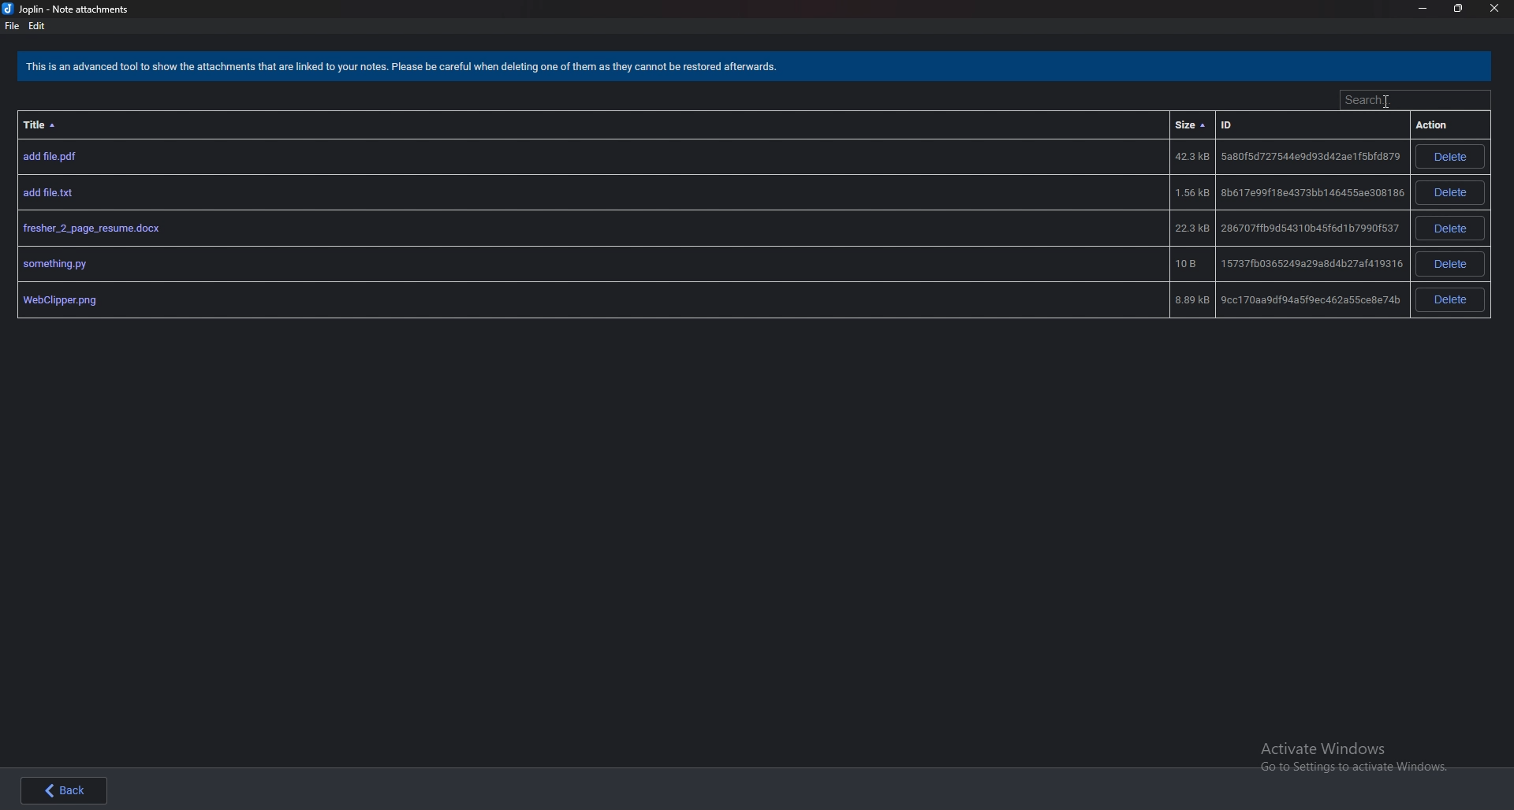 The width and height of the screenshot is (1514, 810). Describe the element at coordinates (708, 193) in the screenshot. I see `attachment` at that location.